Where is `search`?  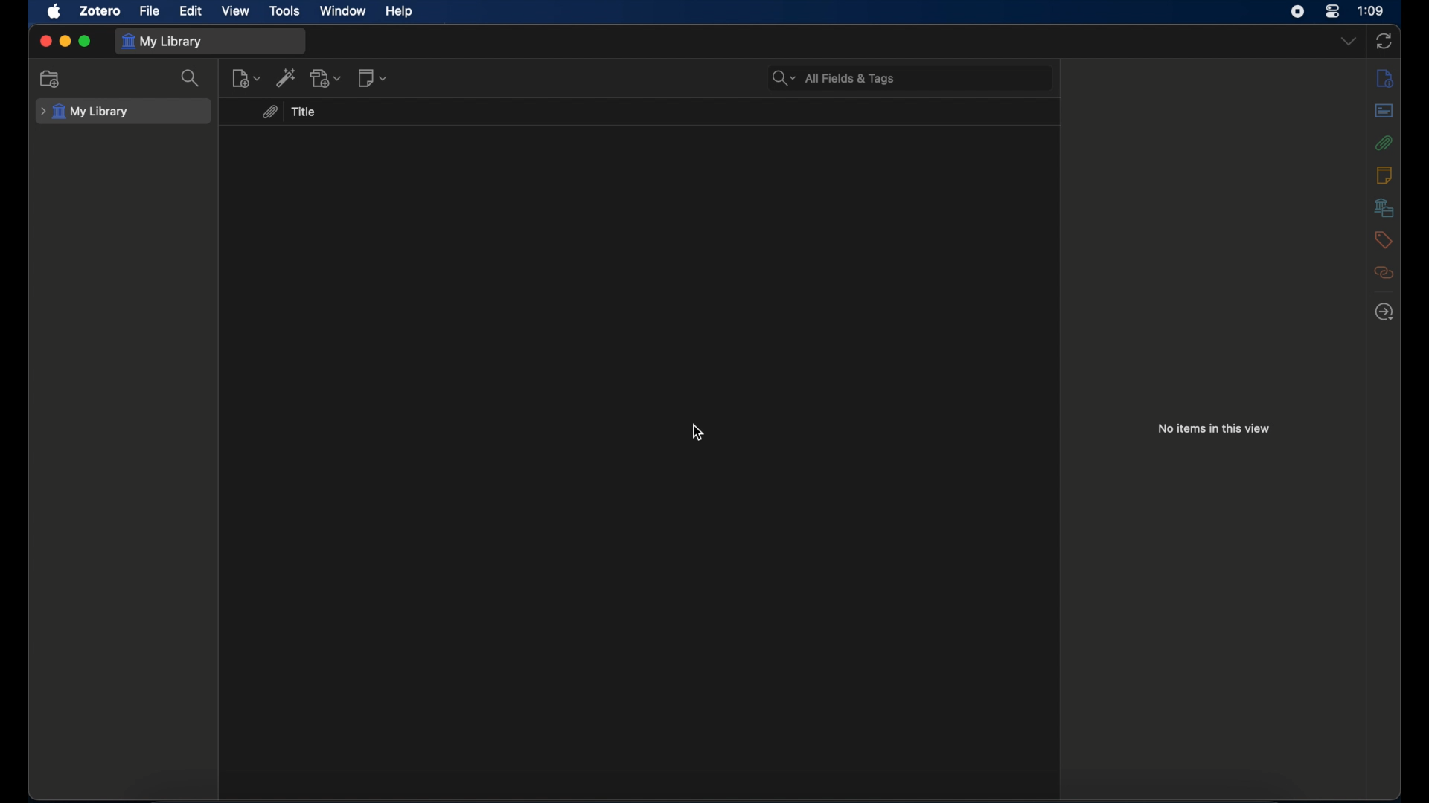 search is located at coordinates (191, 79).